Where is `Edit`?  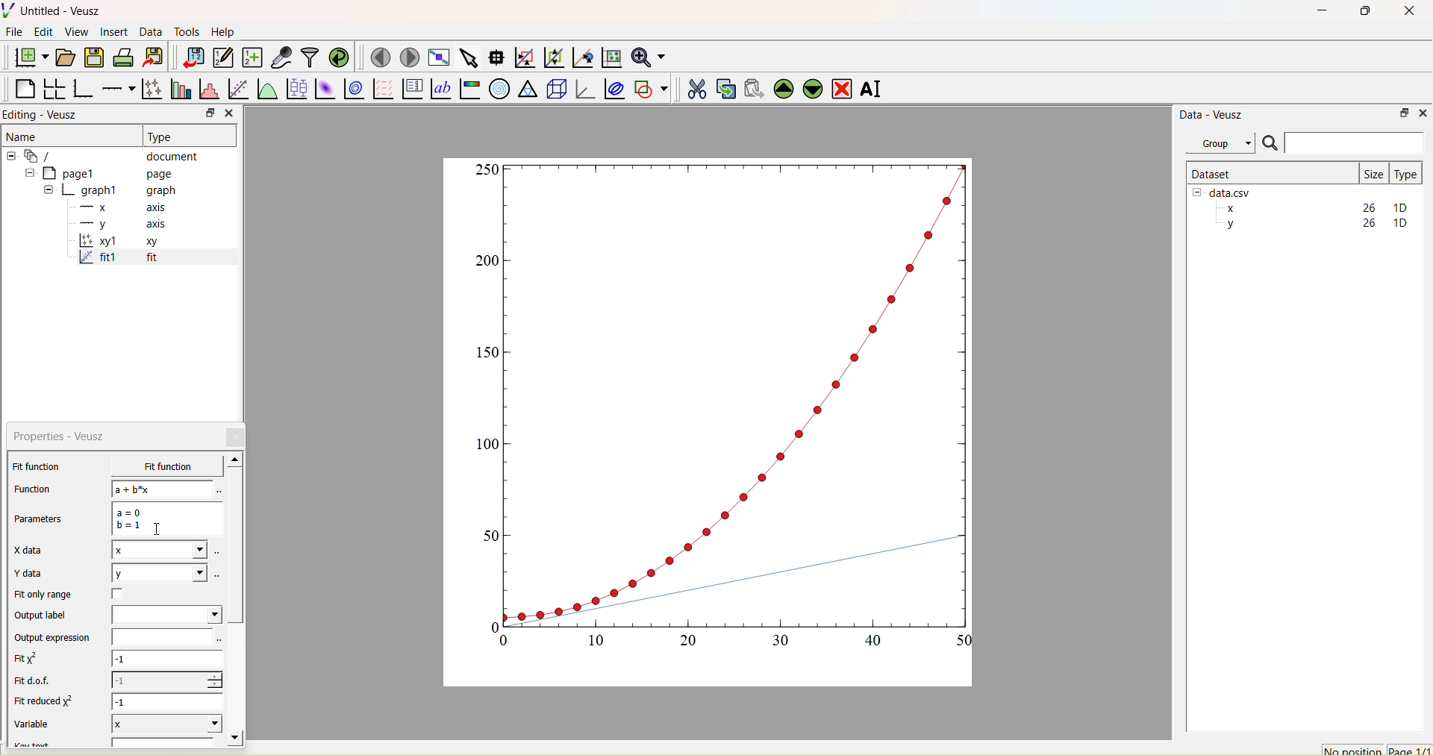 Edit is located at coordinates (42, 31).